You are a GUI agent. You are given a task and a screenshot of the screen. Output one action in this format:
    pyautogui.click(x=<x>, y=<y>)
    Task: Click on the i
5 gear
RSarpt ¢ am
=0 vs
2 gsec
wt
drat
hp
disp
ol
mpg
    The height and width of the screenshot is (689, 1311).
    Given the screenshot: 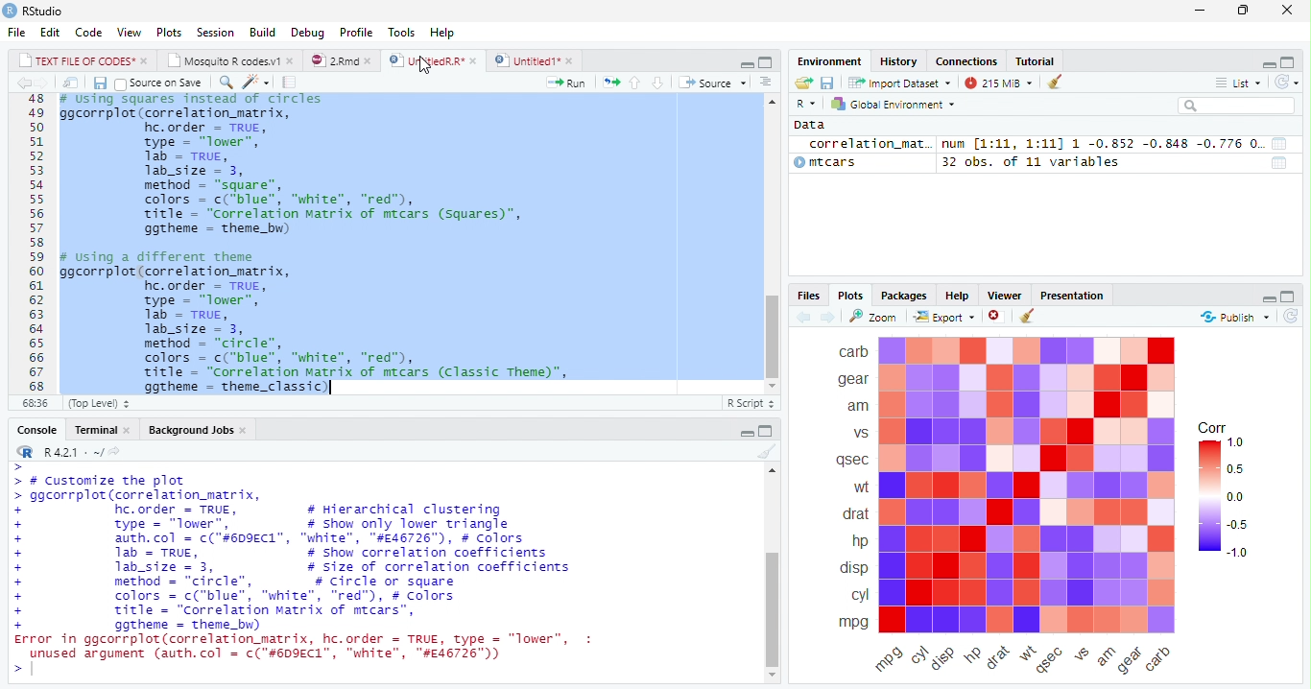 What is the action you would take?
    pyautogui.click(x=850, y=485)
    